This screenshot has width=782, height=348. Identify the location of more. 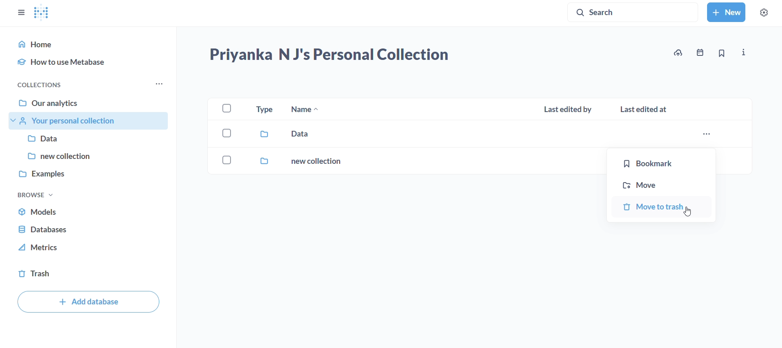
(707, 136).